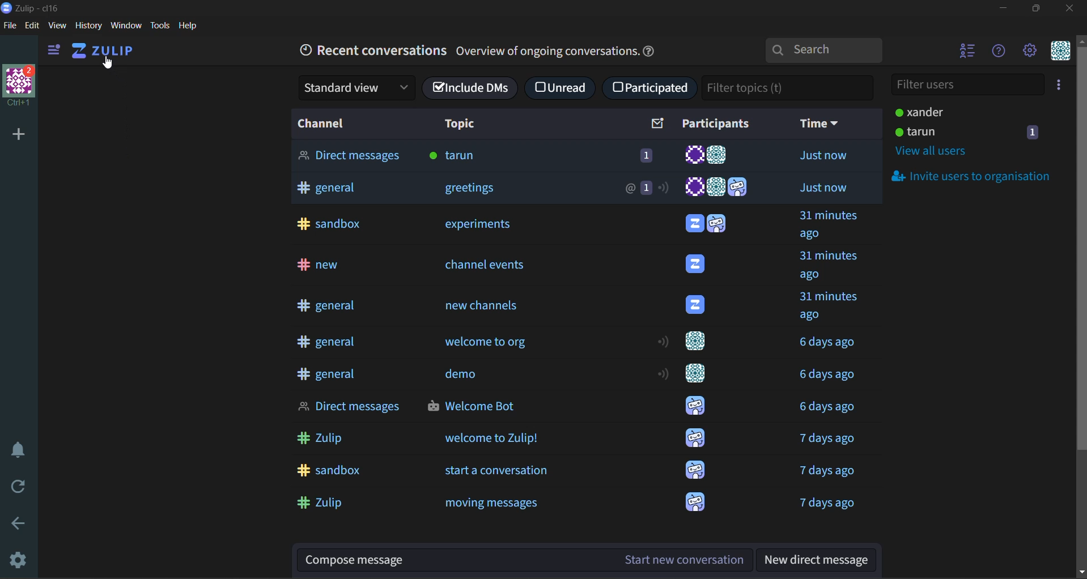 The image size is (1087, 579). Describe the element at coordinates (930, 154) in the screenshot. I see `view all users` at that location.